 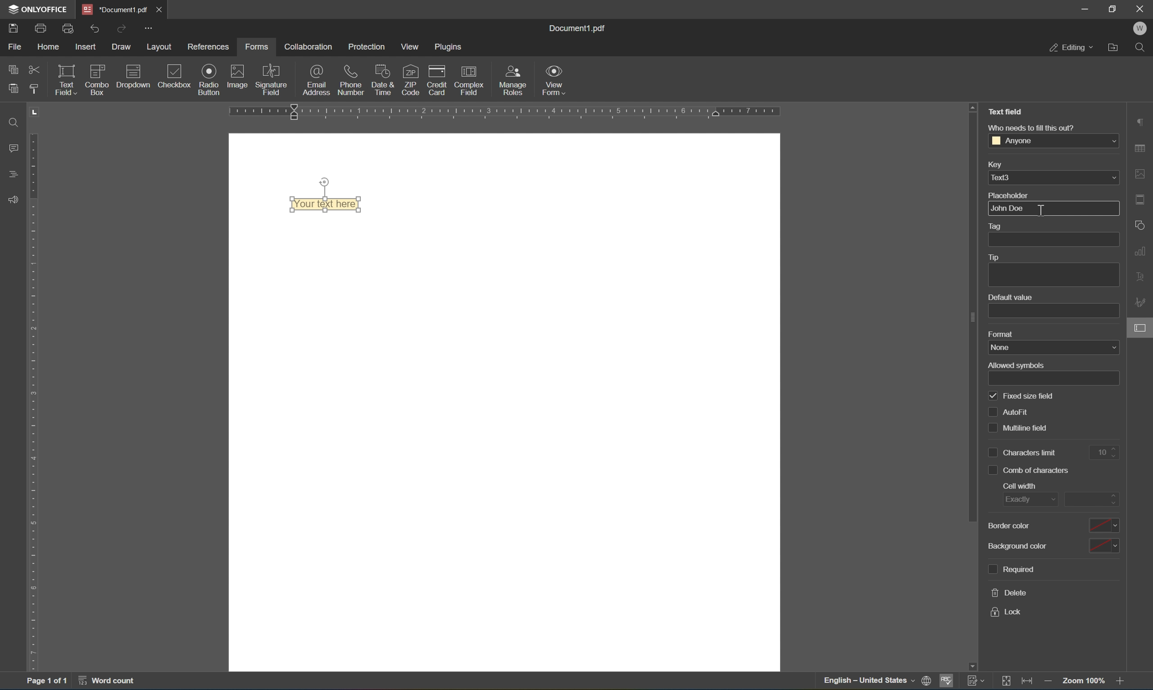 What do you see at coordinates (209, 79) in the screenshot?
I see `radio button` at bounding box center [209, 79].